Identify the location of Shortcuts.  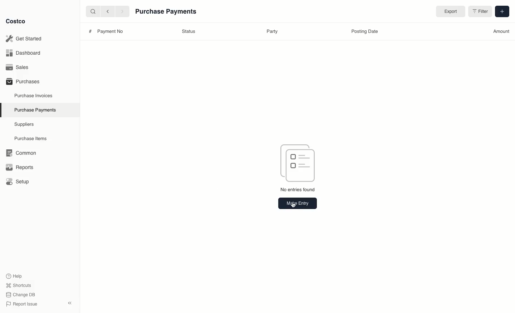
(18, 285).